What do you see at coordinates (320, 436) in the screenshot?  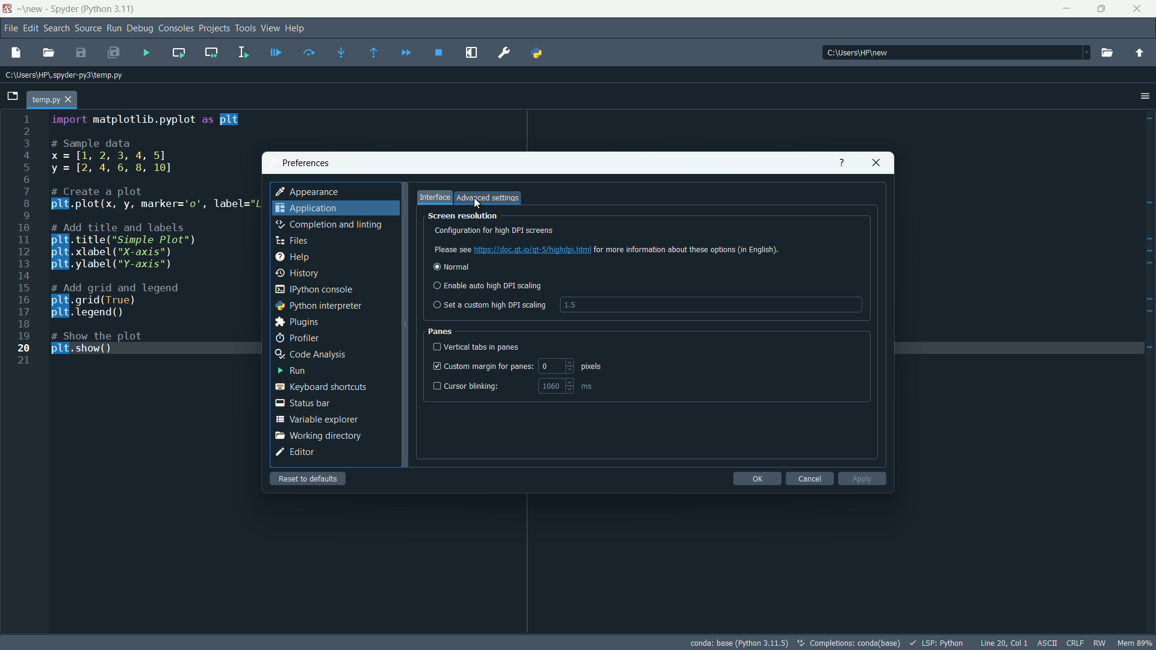 I see `working directory` at bounding box center [320, 436].